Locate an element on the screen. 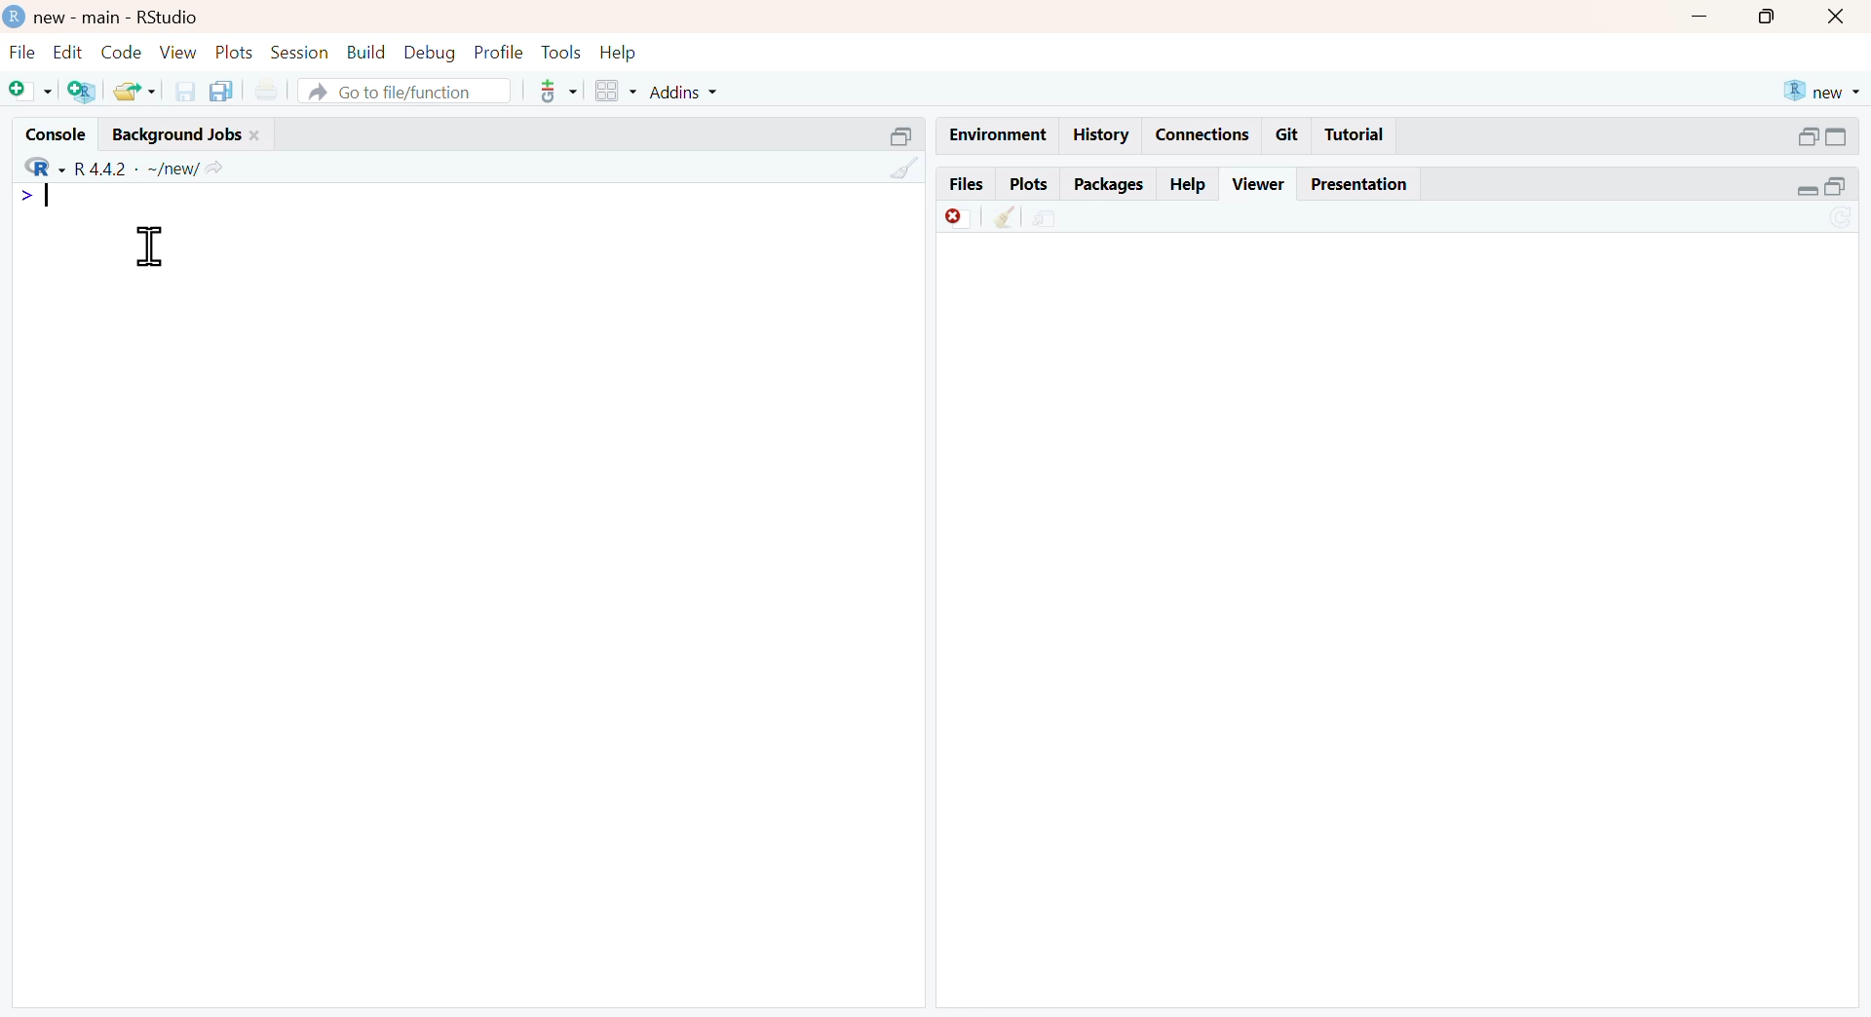  discard is located at coordinates (961, 218).